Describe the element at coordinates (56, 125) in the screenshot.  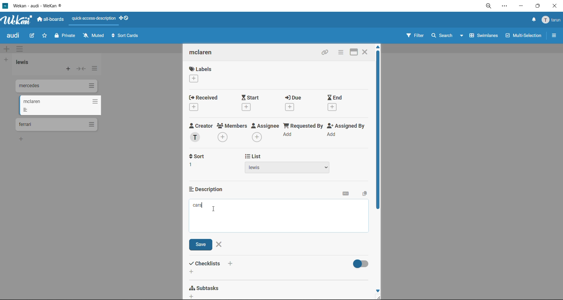
I see `cards` at that location.